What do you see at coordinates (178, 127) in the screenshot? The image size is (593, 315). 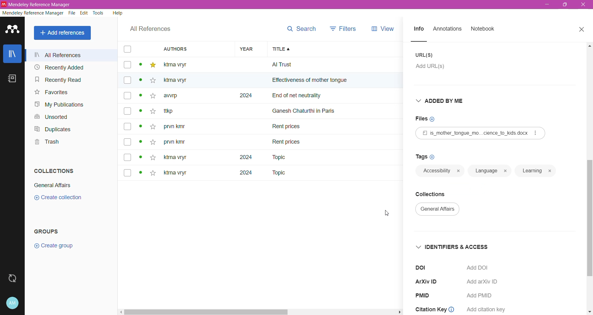 I see `prvn kity` at bounding box center [178, 127].